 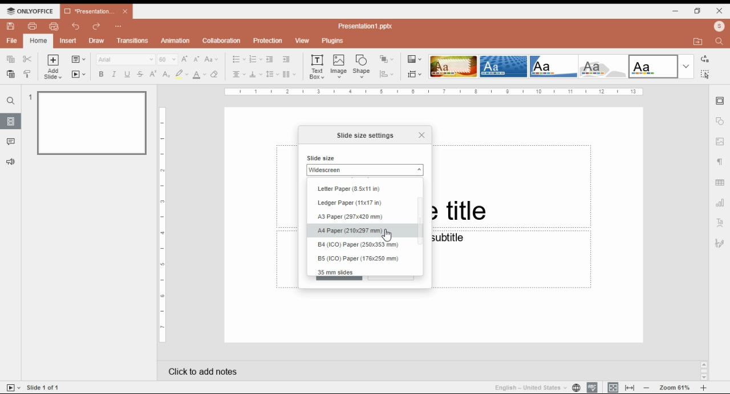 I want to click on numbering, so click(x=255, y=60).